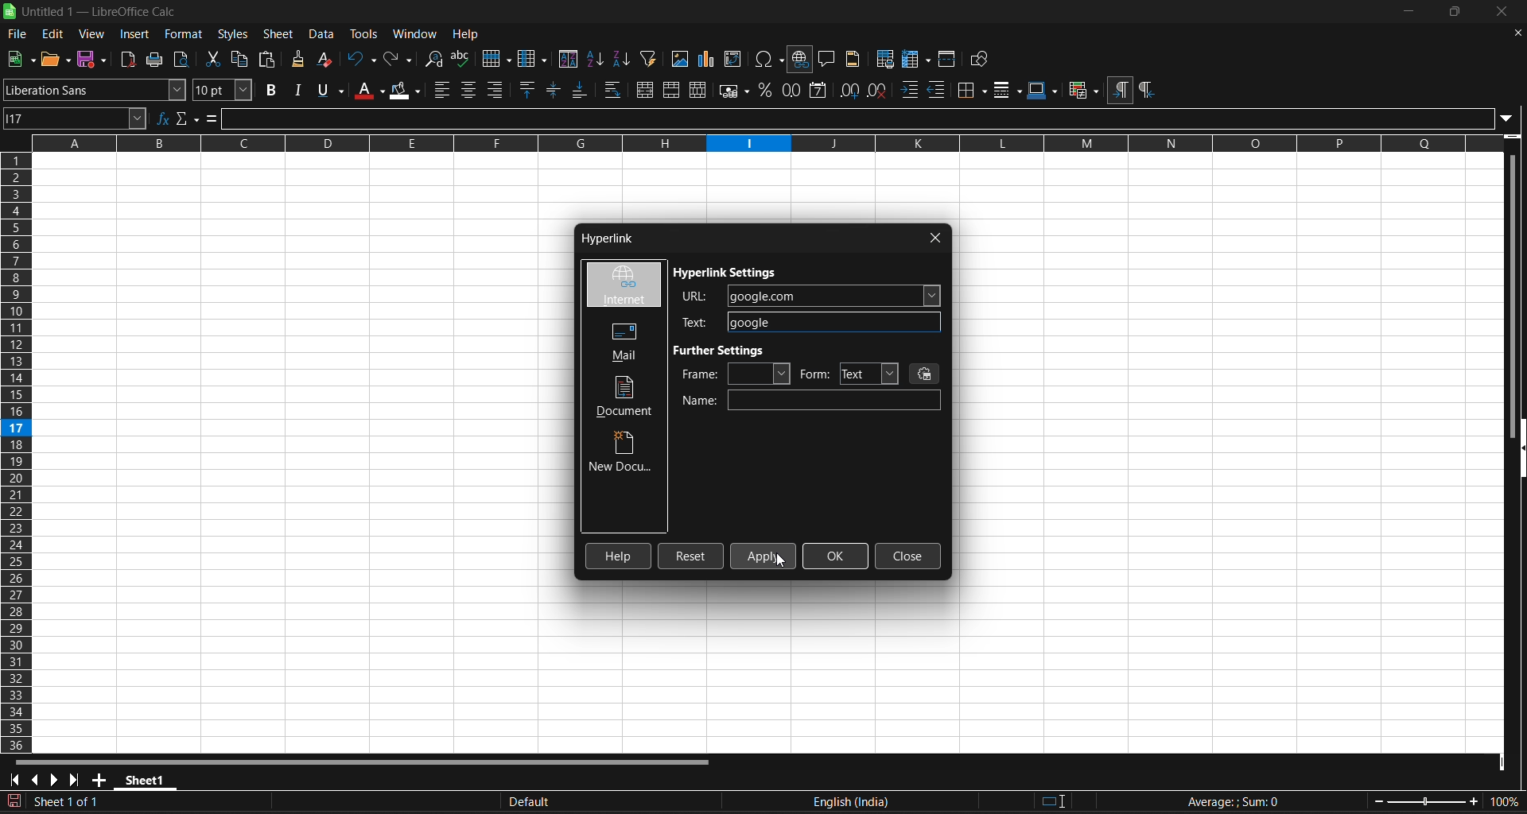  I want to click on name, so click(811, 401).